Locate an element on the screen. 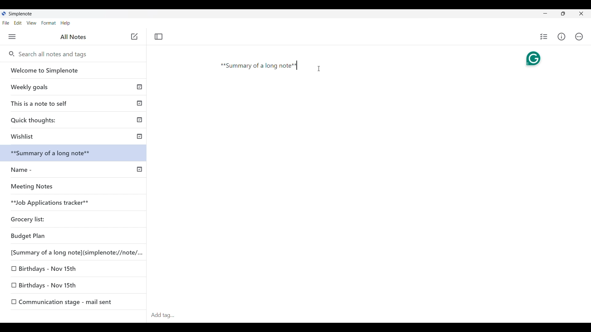 The width and height of the screenshot is (591, 332). Add tag is located at coordinates (170, 315).